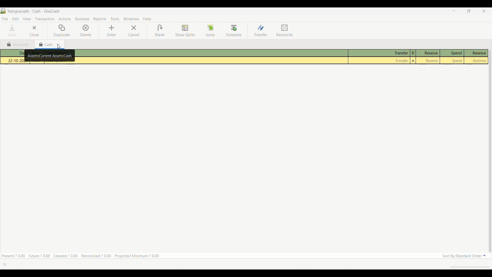 The image size is (492, 277). What do you see at coordinates (413, 53) in the screenshot?
I see `R column` at bounding box center [413, 53].